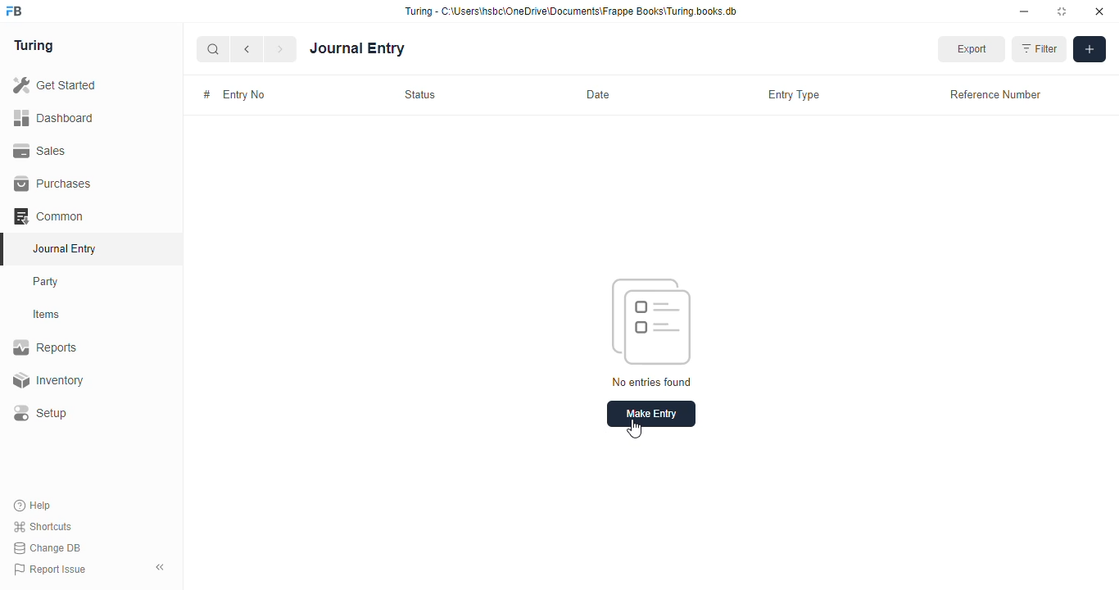 Image resolution: width=1119 pixels, height=590 pixels. Describe the element at coordinates (1040, 49) in the screenshot. I see `filter` at that location.